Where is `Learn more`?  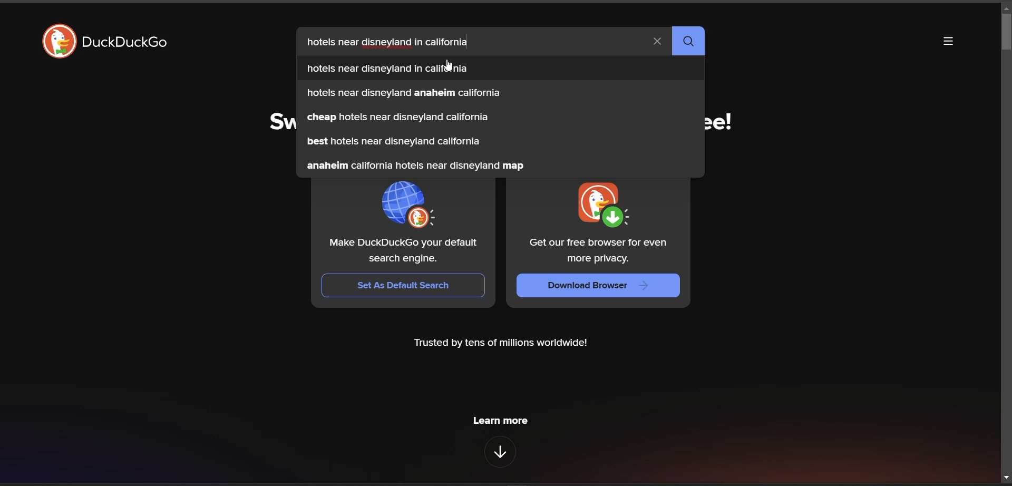
Learn more is located at coordinates (499, 421).